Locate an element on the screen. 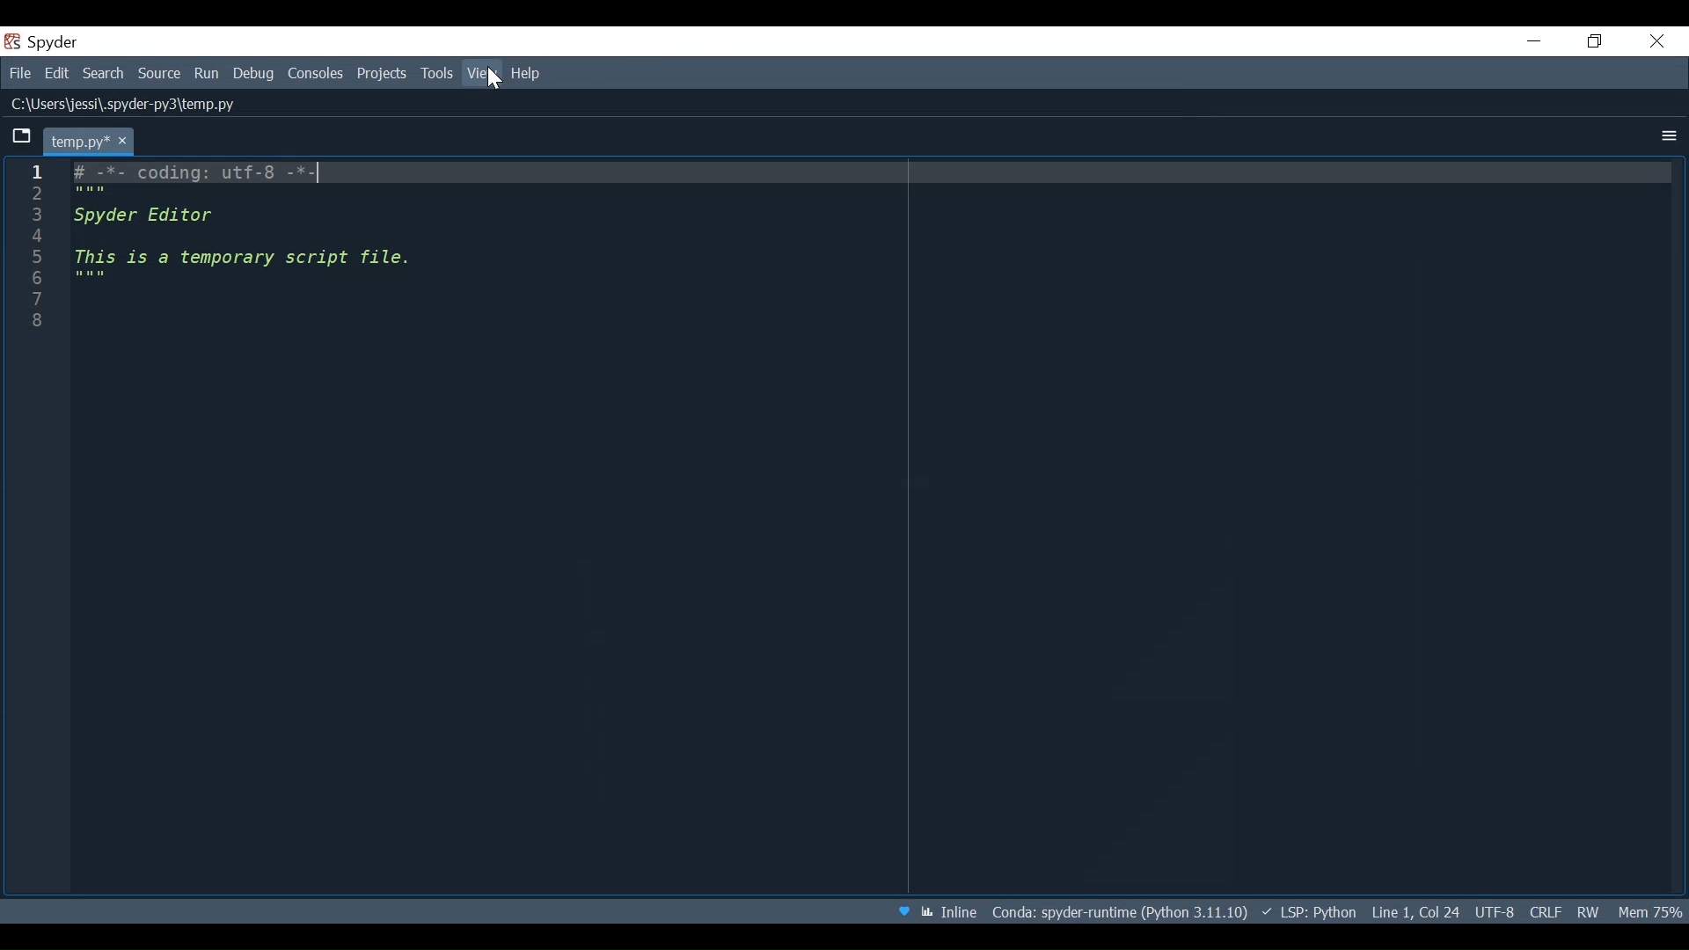  Spyder Desktop icon is located at coordinates (46, 41).